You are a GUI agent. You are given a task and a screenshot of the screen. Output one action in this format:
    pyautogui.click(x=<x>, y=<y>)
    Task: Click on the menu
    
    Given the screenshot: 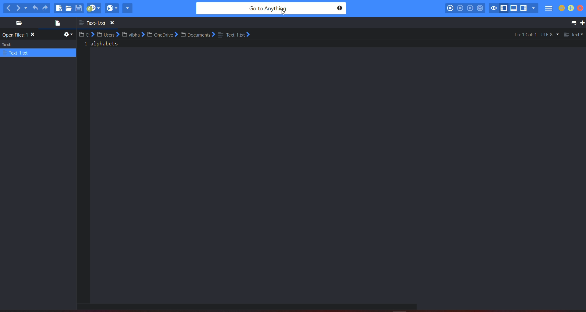 What is the action you would take?
    pyautogui.click(x=548, y=9)
    